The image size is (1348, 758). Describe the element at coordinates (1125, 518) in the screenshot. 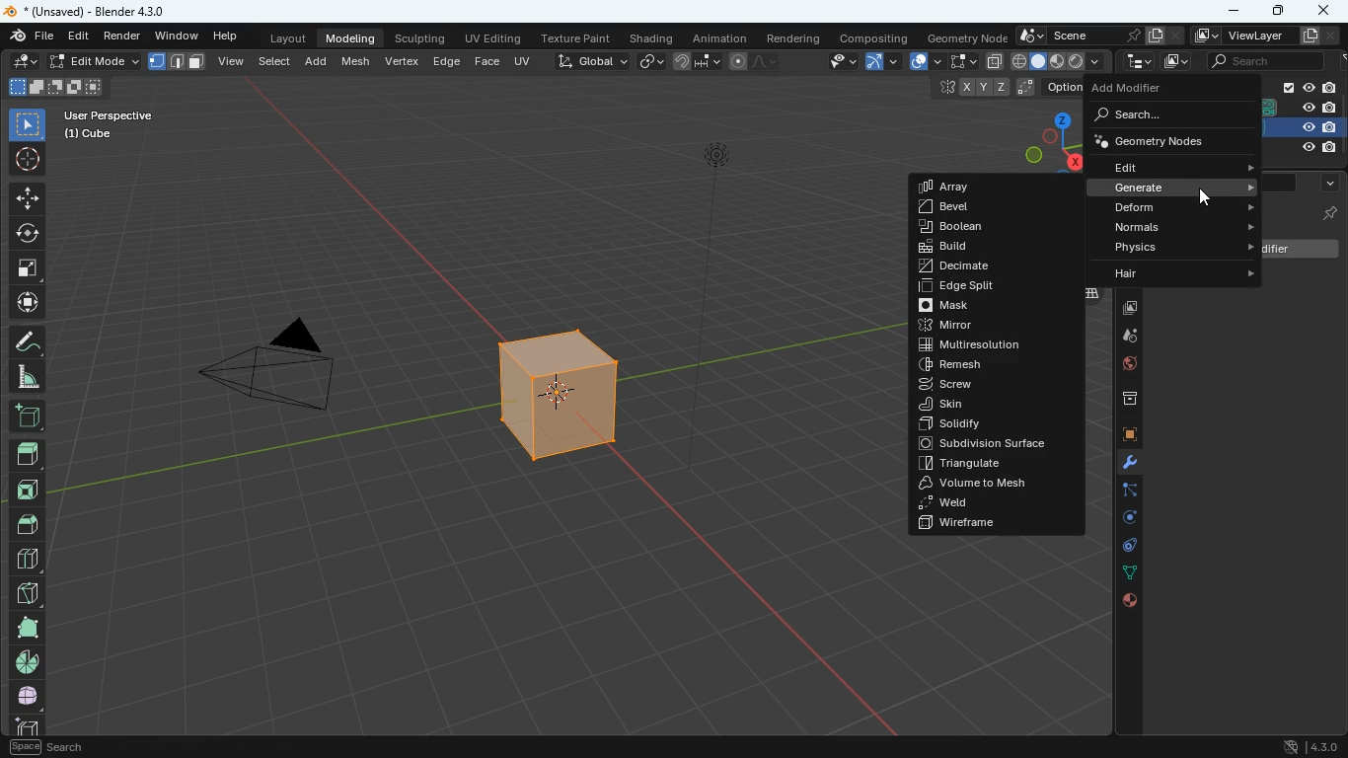

I see `rotation` at that location.